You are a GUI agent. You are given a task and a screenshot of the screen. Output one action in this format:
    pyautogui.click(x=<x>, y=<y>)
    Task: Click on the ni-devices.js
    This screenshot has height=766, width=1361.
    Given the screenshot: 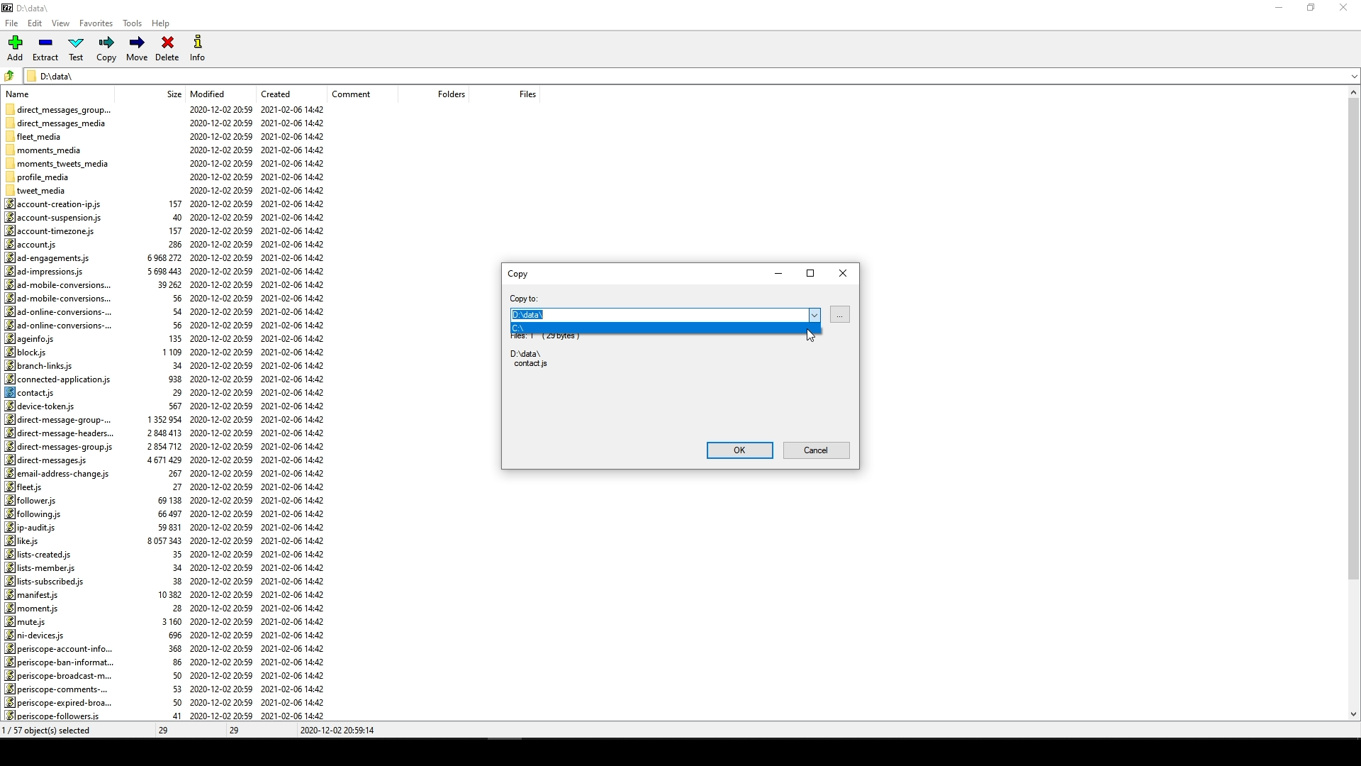 What is the action you would take?
    pyautogui.click(x=38, y=634)
    